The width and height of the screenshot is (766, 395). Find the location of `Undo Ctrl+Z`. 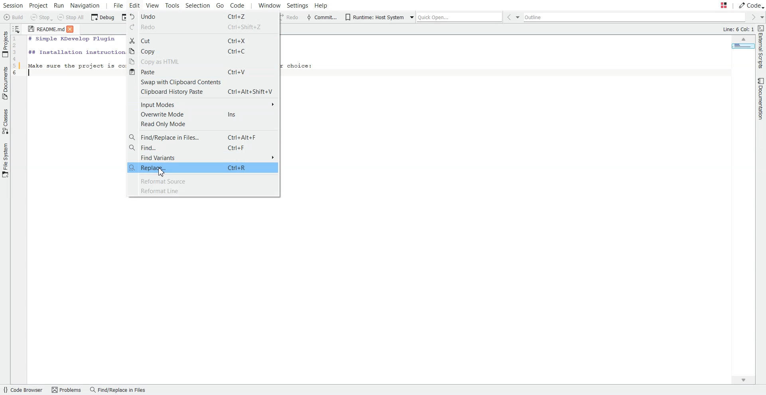

Undo Ctrl+Z is located at coordinates (202, 16).